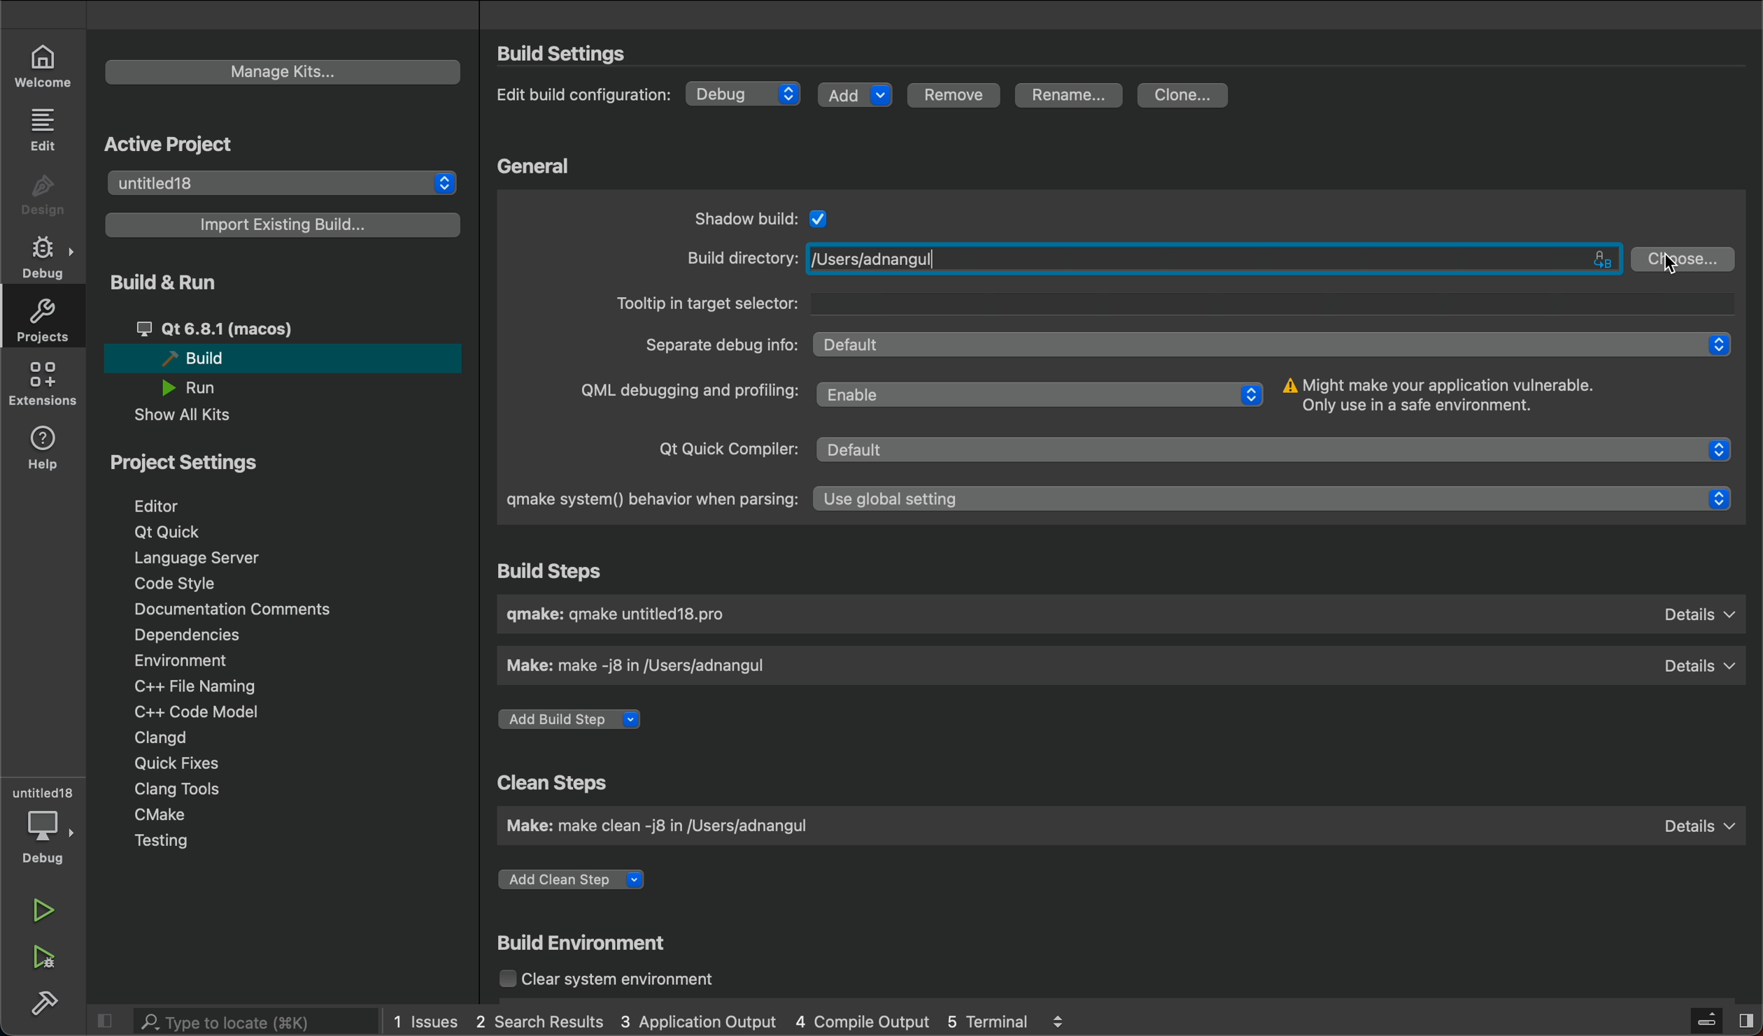 This screenshot has width=1763, height=1036. I want to click on welcome, so click(43, 62).